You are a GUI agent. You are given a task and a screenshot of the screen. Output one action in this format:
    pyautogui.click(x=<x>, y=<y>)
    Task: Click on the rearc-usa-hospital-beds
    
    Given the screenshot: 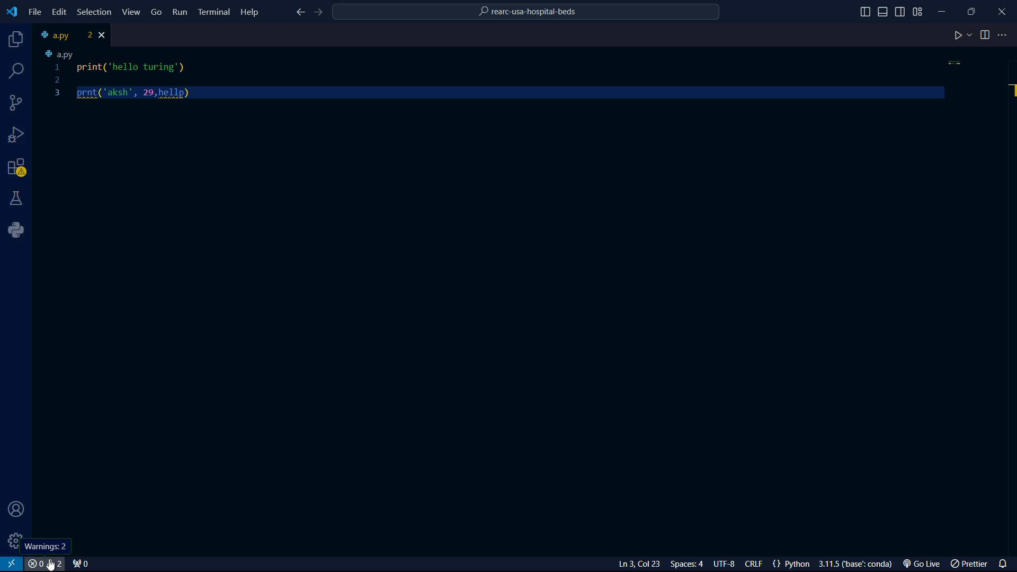 What is the action you would take?
    pyautogui.click(x=527, y=13)
    